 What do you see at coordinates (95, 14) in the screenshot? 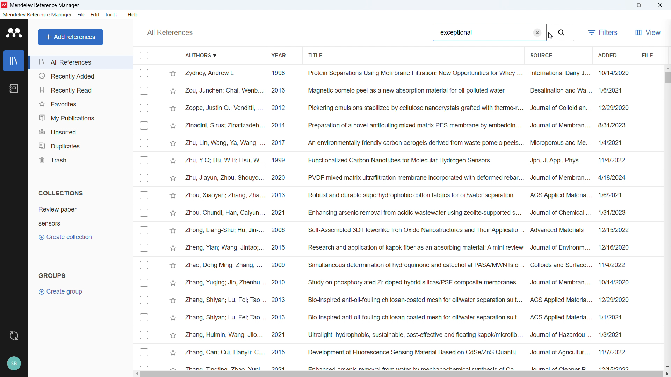
I see `edit` at bounding box center [95, 14].